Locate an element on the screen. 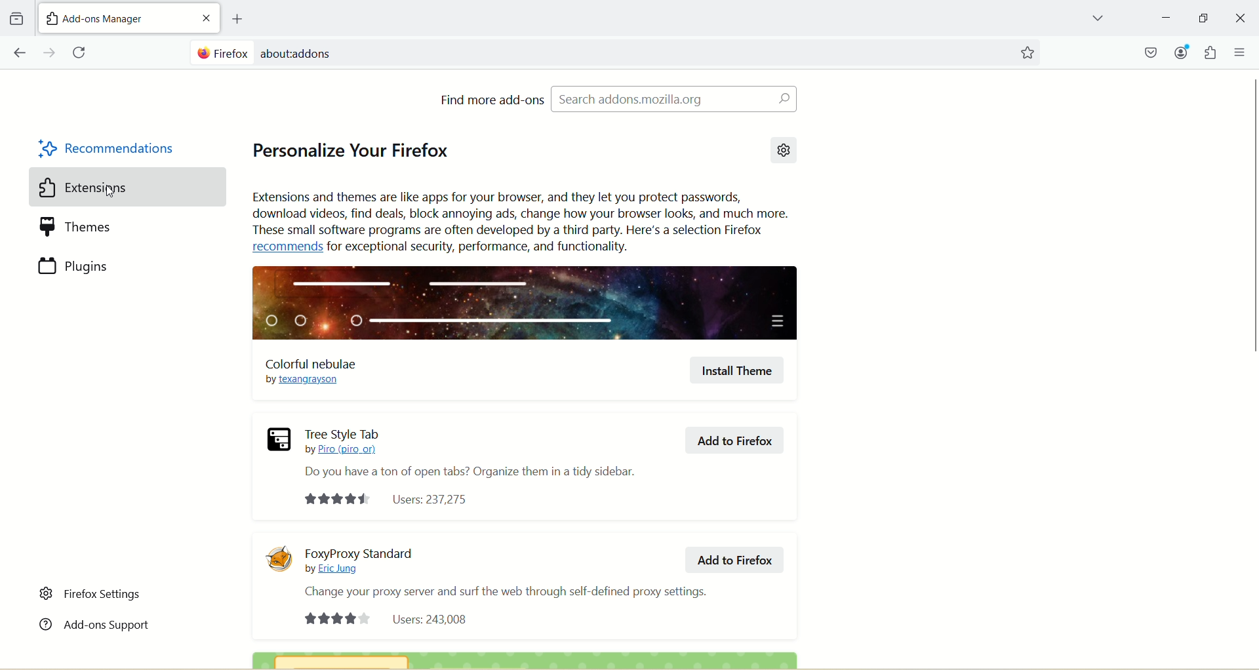  Plugins is located at coordinates (111, 266).